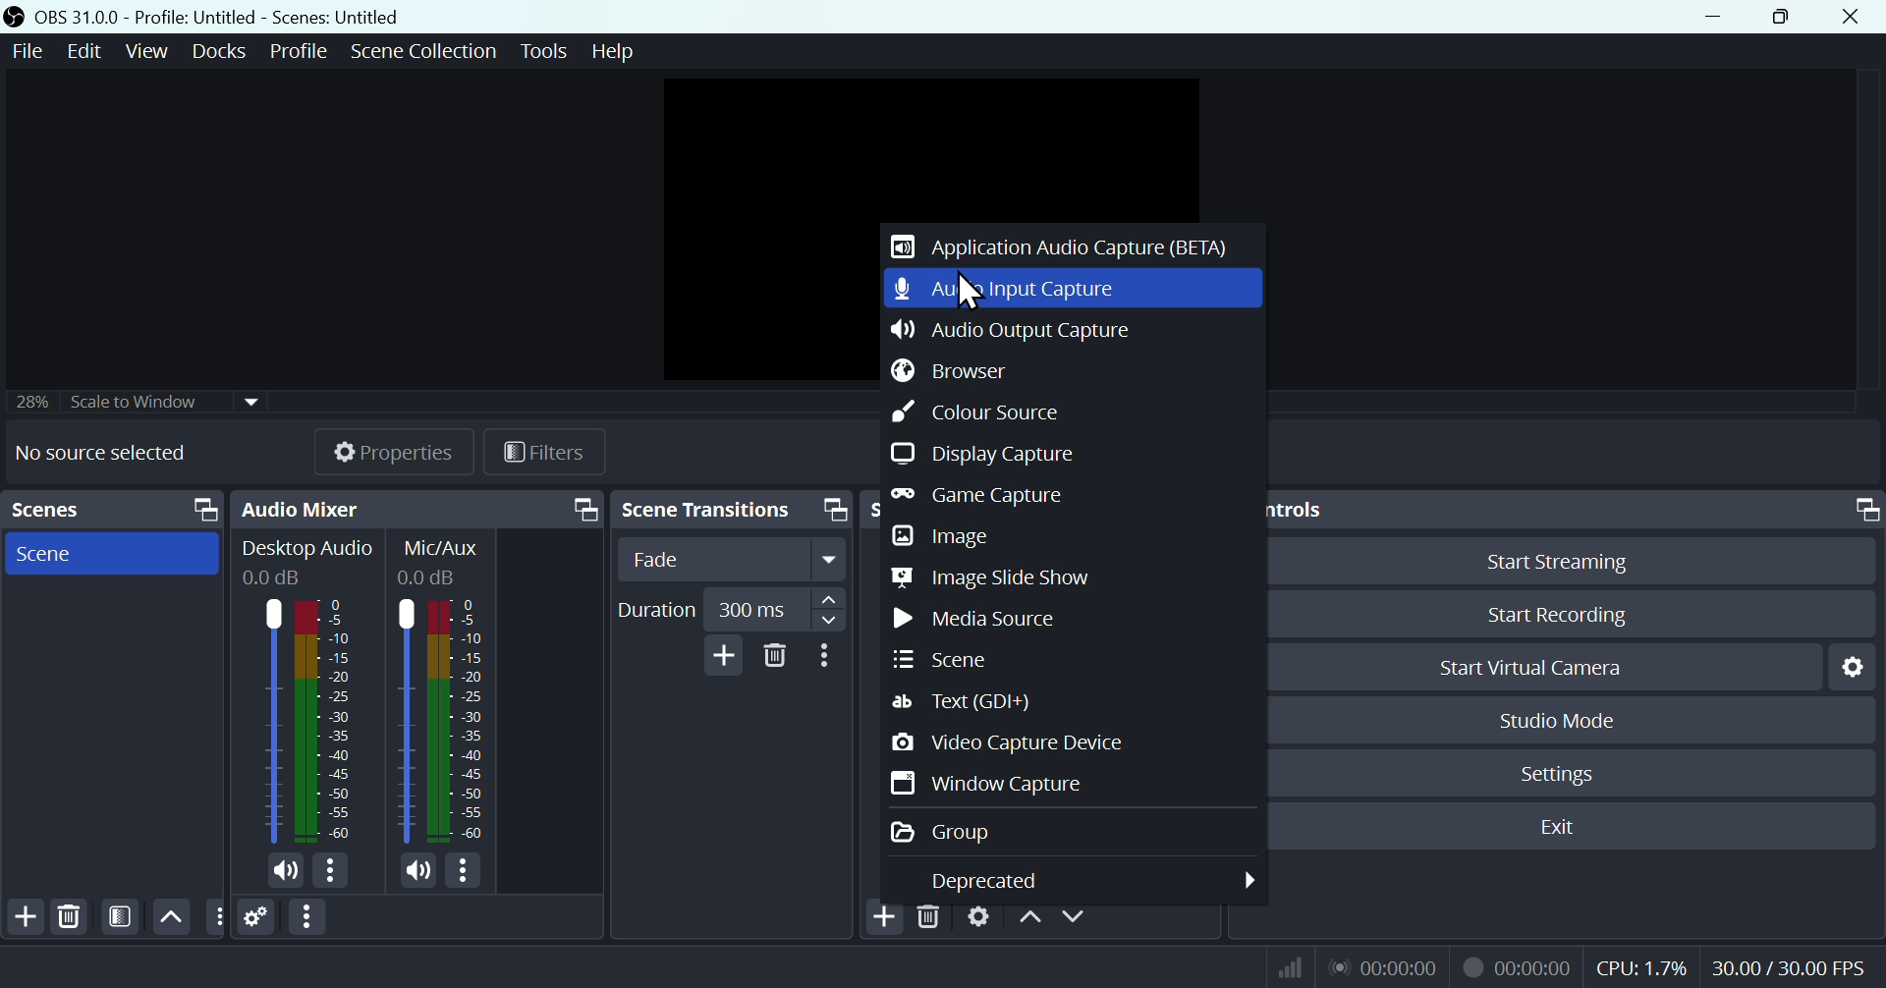 The width and height of the screenshot is (1886, 988). Describe the element at coordinates (955, 832) in the screenshot. I see `Group` at that location.